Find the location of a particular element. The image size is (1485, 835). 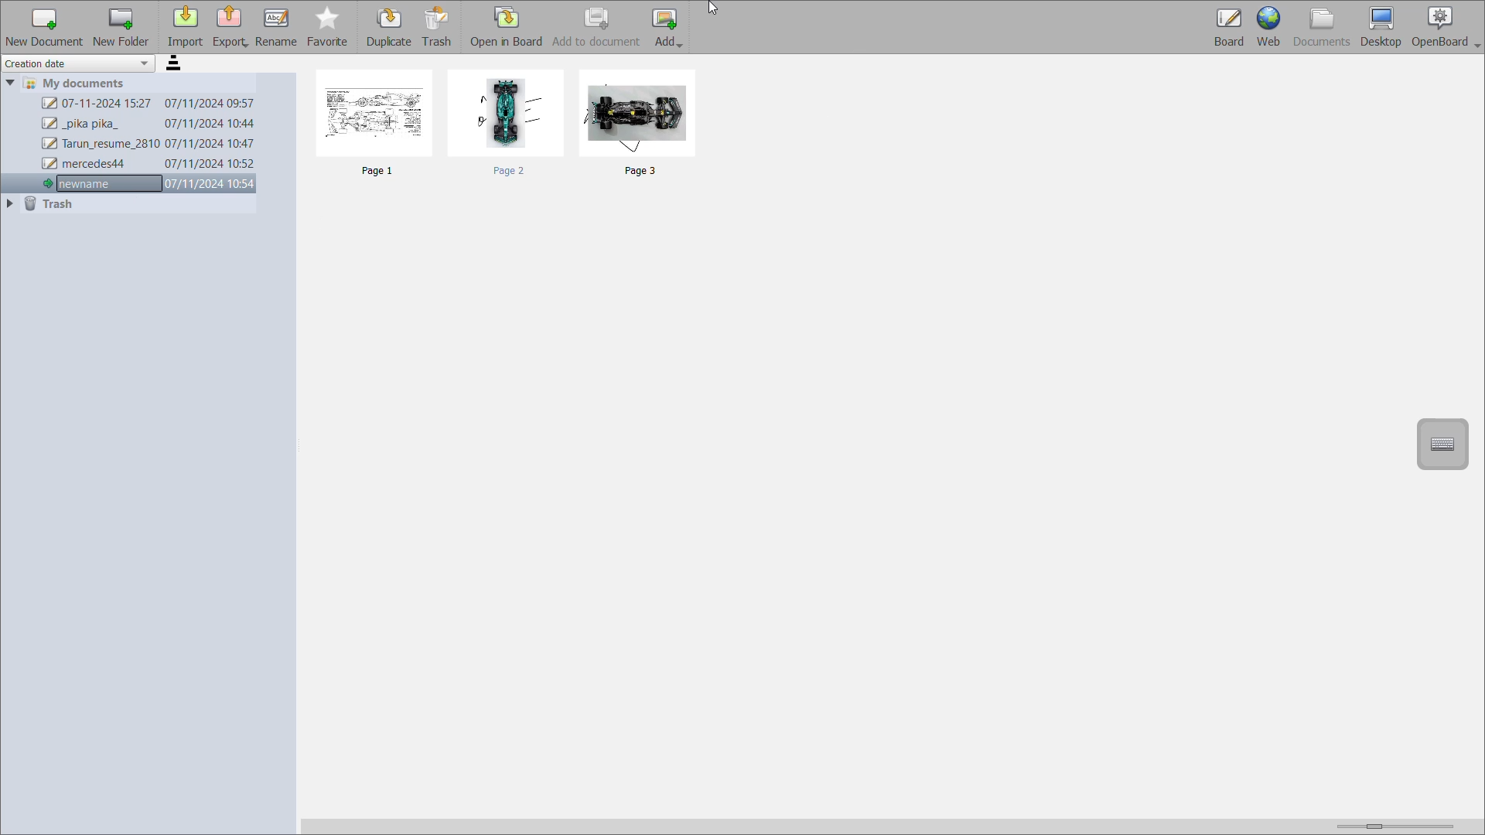

export is located at coordinates (232, 26).